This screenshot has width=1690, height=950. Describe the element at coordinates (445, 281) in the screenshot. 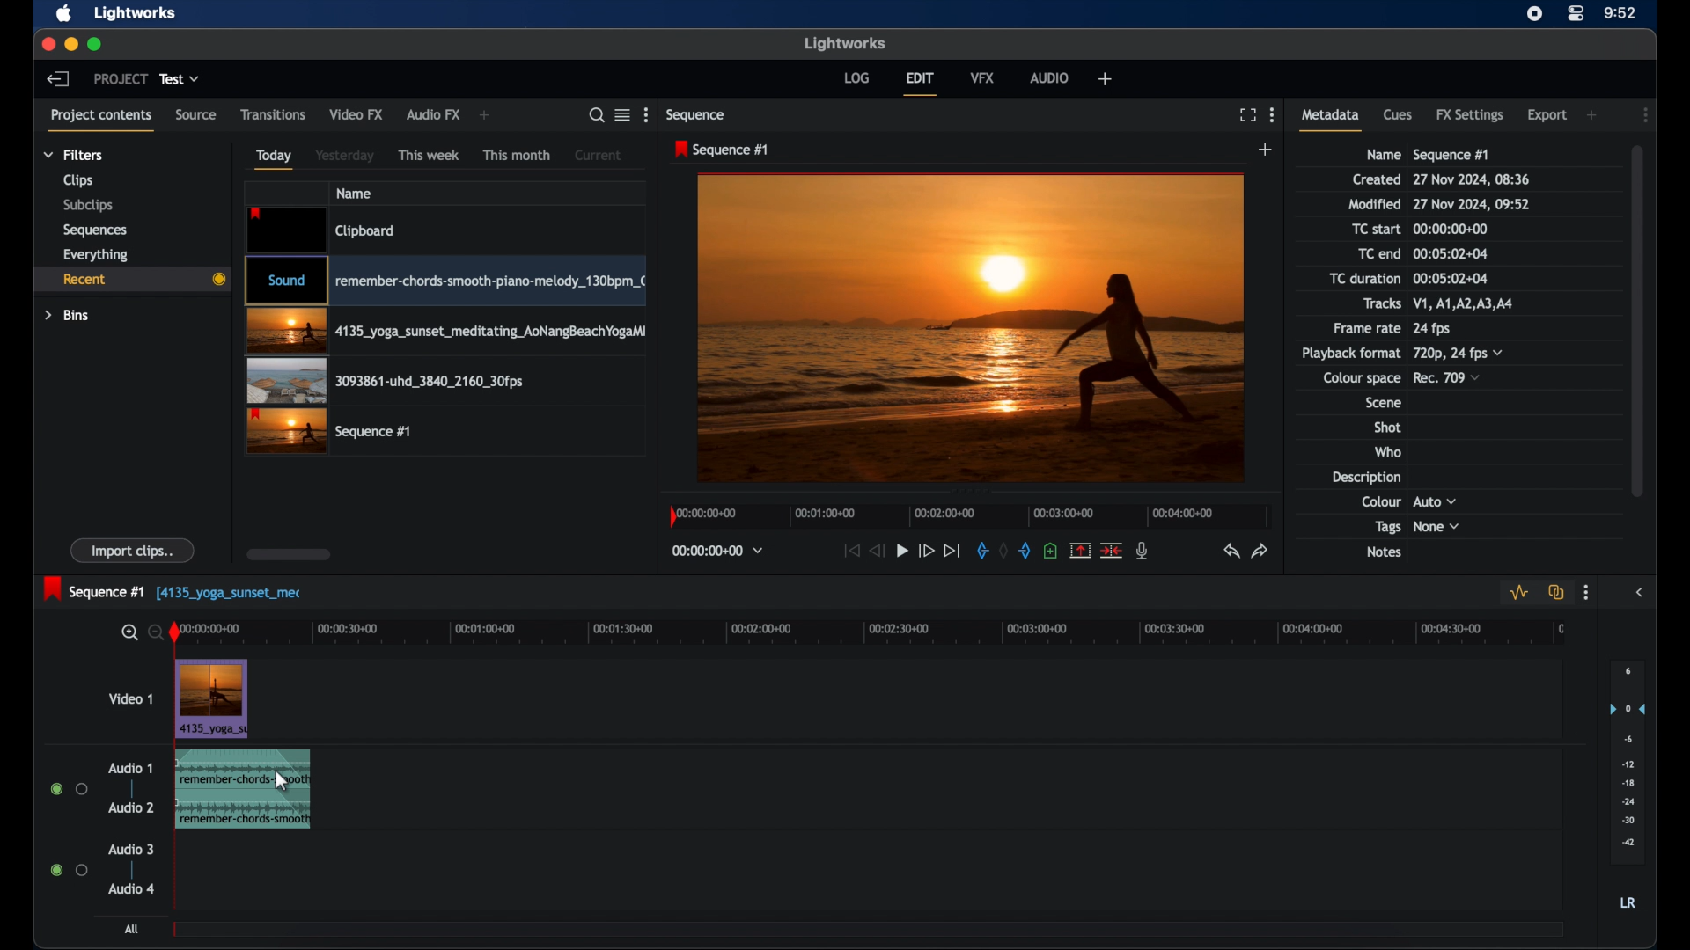

I see `video clip` at that location.